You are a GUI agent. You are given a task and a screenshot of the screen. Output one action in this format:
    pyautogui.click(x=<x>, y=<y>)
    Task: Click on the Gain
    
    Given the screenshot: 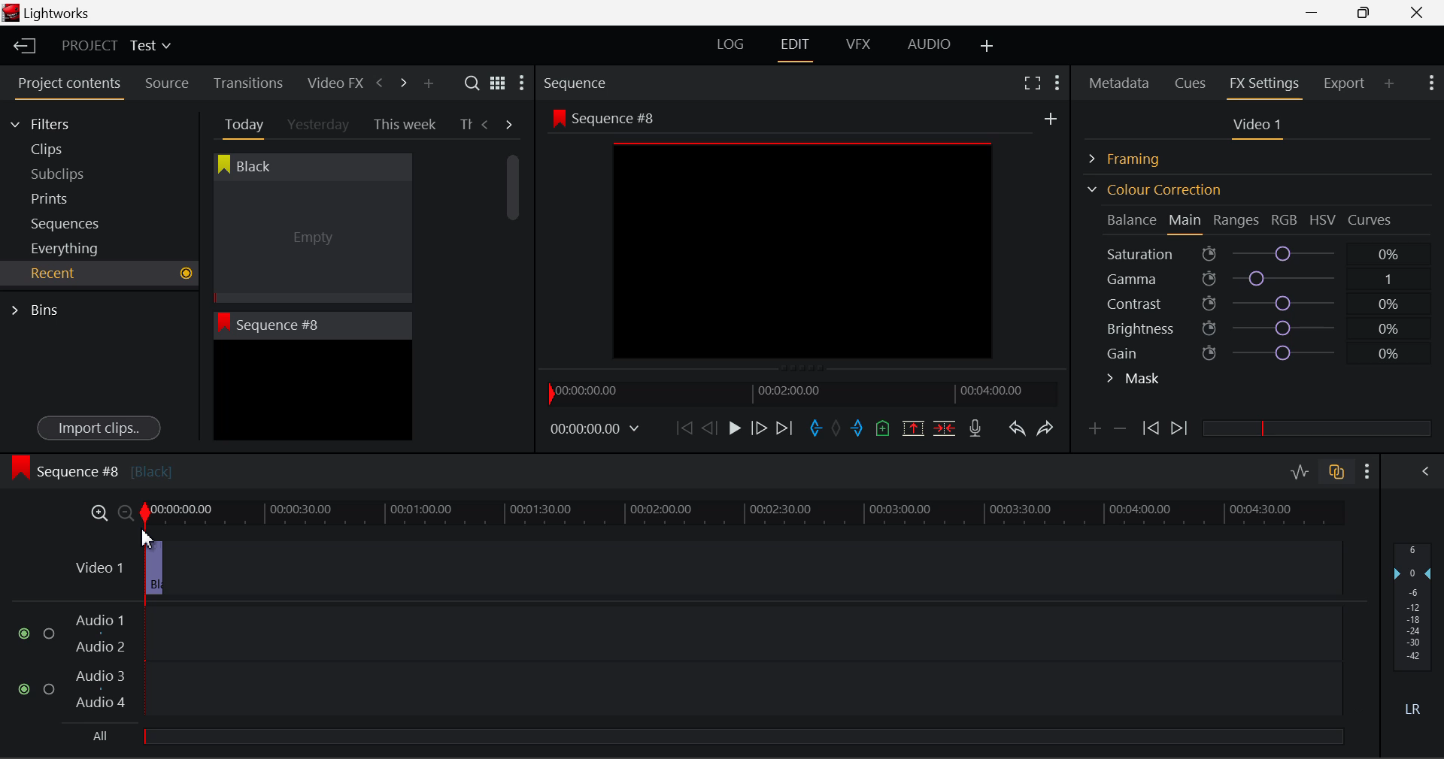 What is the action you would take?
    pyautogui.click(x=1273, y=350)
    